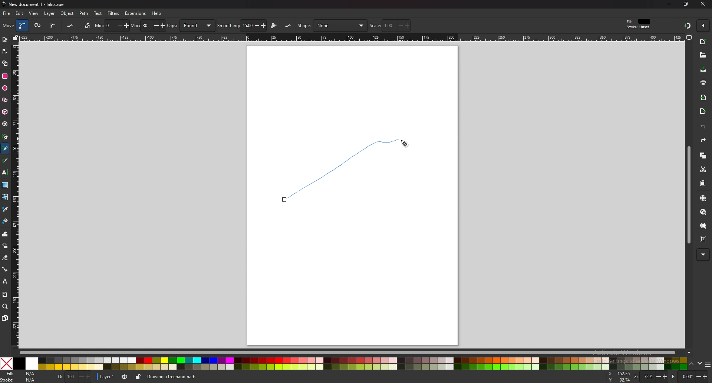  I want to click on down, so click(699, 363).